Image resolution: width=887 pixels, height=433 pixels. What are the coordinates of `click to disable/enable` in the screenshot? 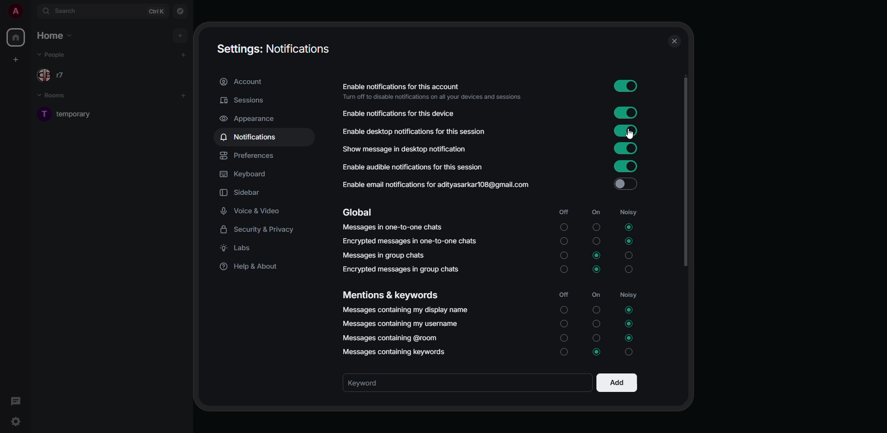 It's located at (625, 131).